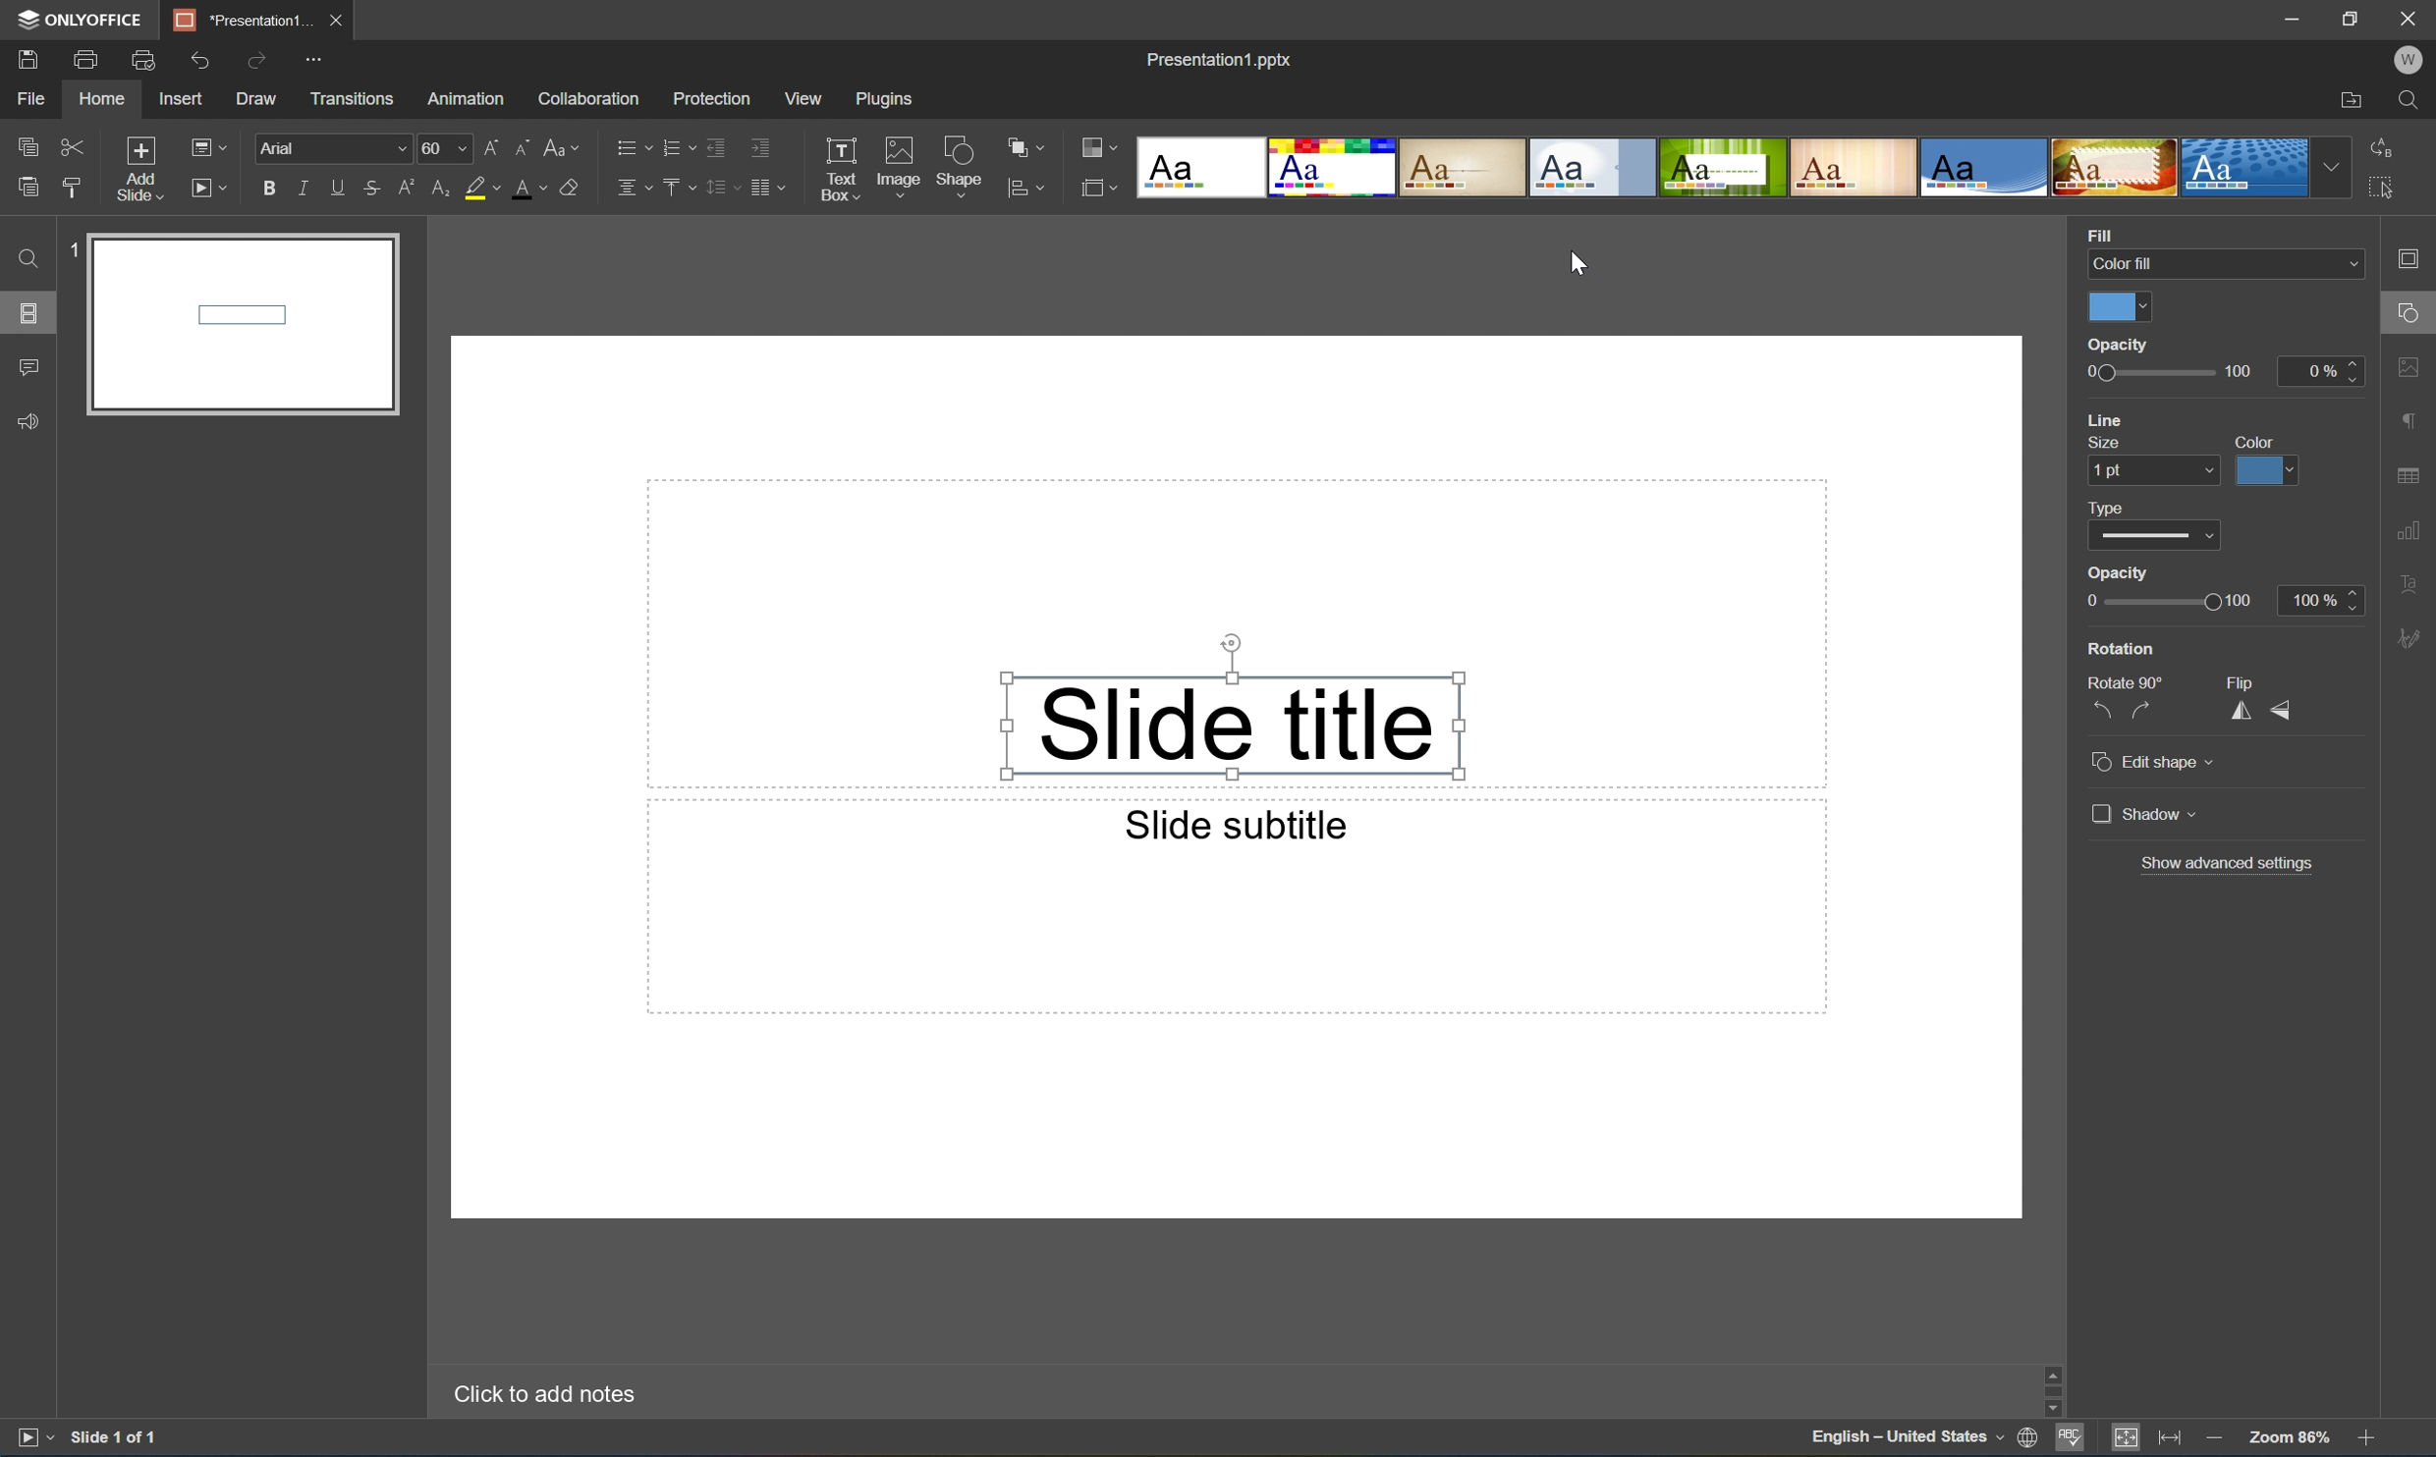  I want to click on Slider, so click(2176, 601).